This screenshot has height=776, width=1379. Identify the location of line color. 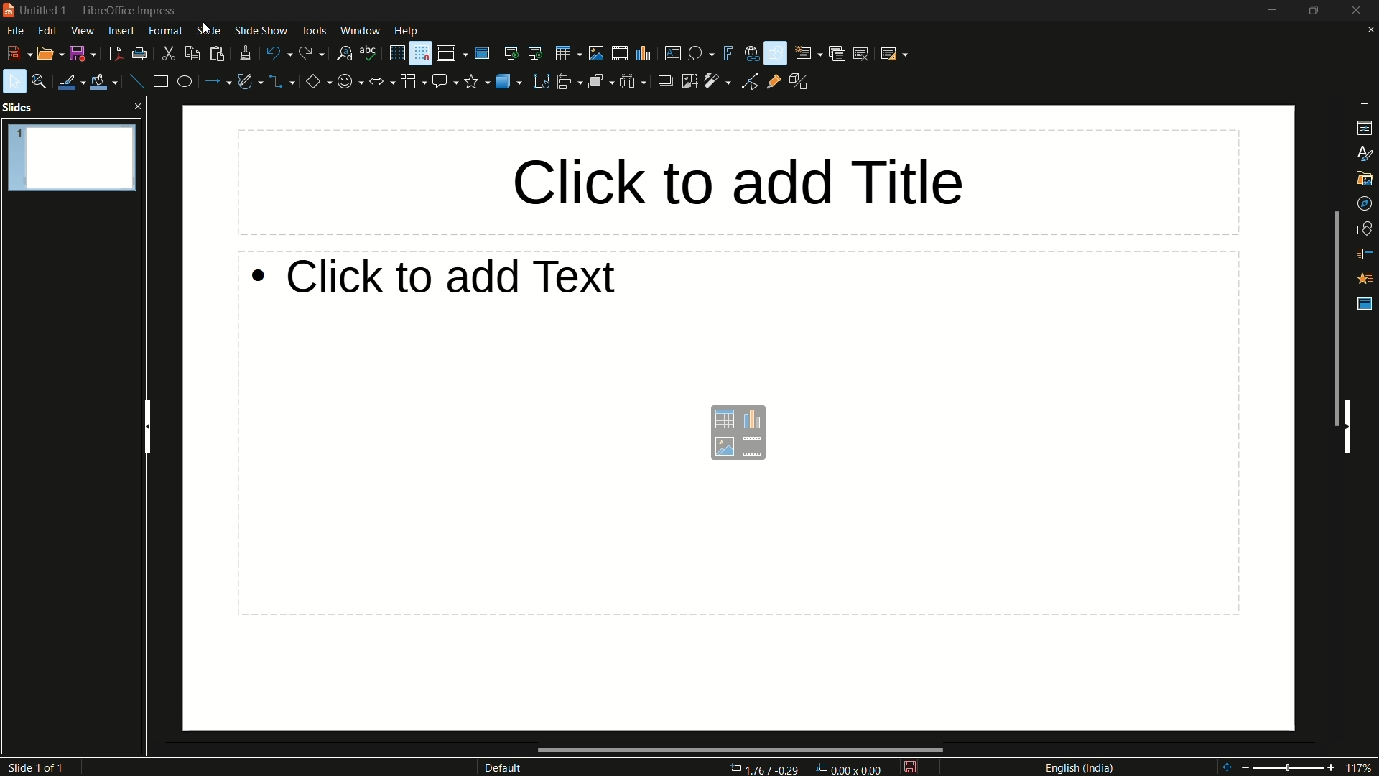
(70, 83).